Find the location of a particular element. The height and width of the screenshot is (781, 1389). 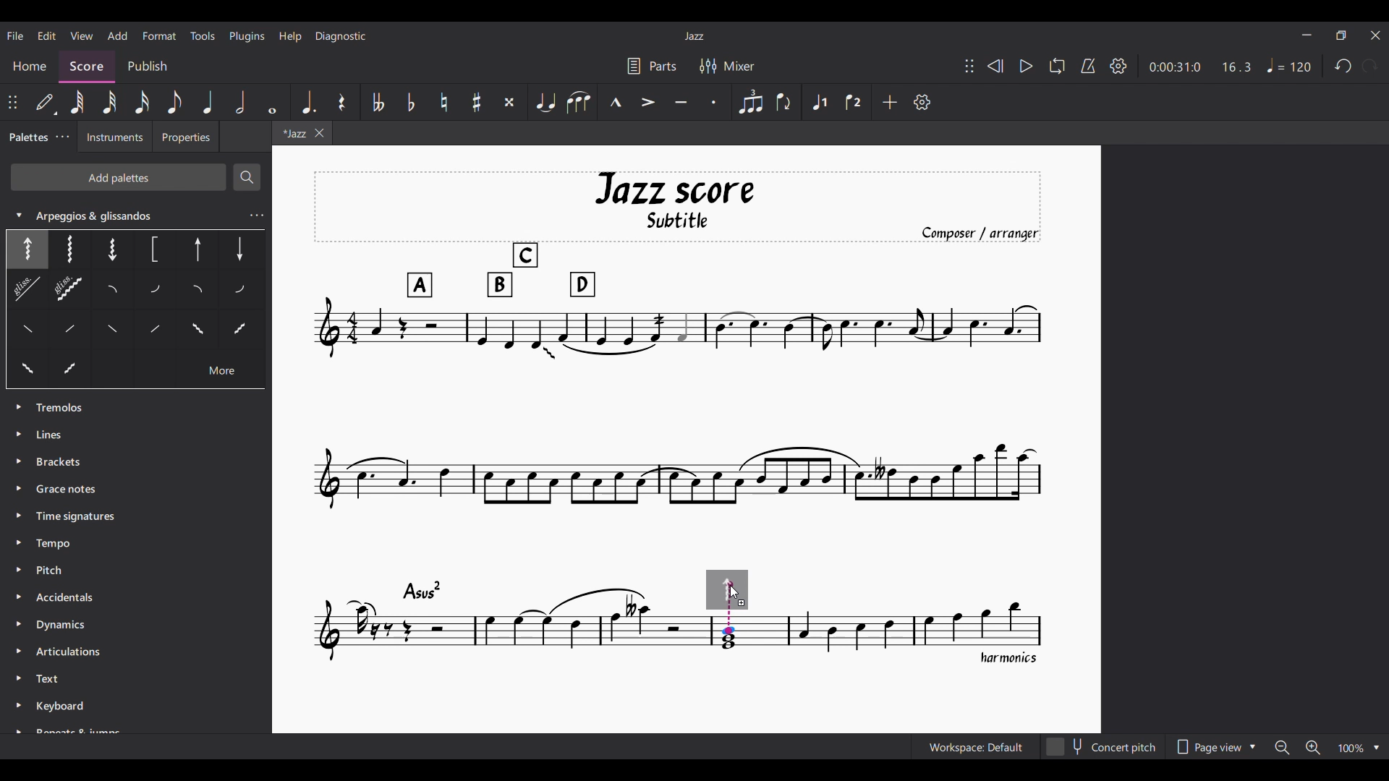

Publish is located at coordinates (146, 65).